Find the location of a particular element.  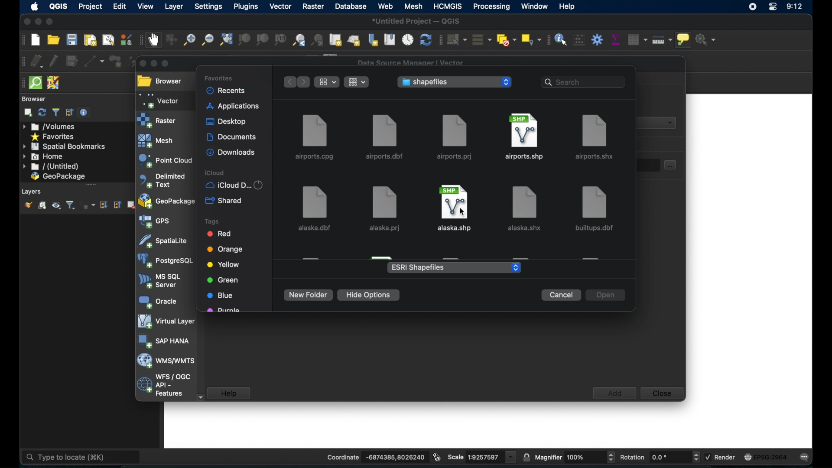

obscured file is located at coordinates (451, 259).